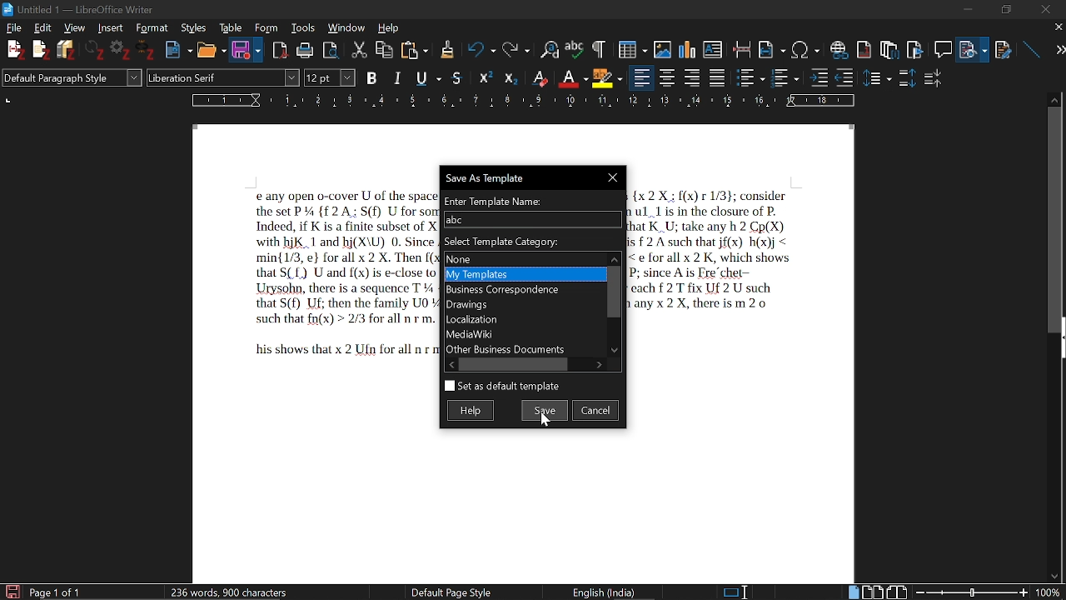 This screenshot has width=1066, height=600. What do you see at coordinates (596, 409) in the screenshot?
I see `Cancel` at bounding box center [596, 409].